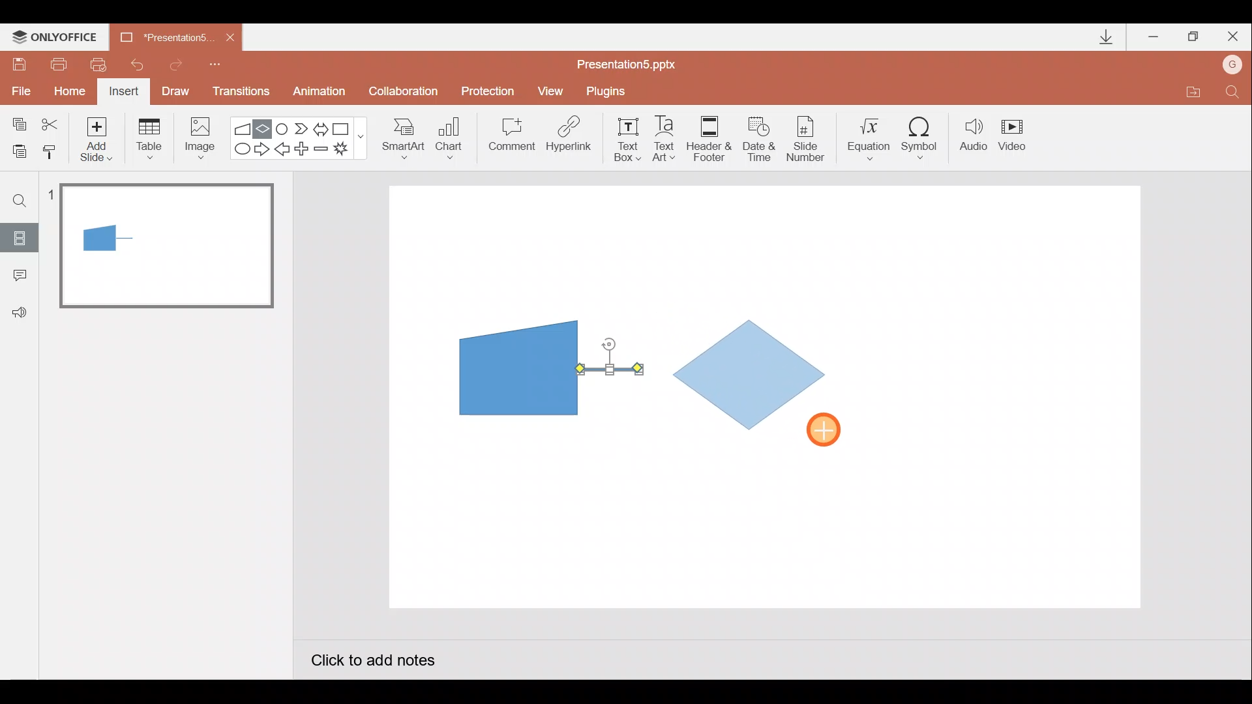 The height and width of the screenshot is (704, 1252). Describe the element at coordinates (103, 61) in the screenshot. I see `Quick print` at that location.